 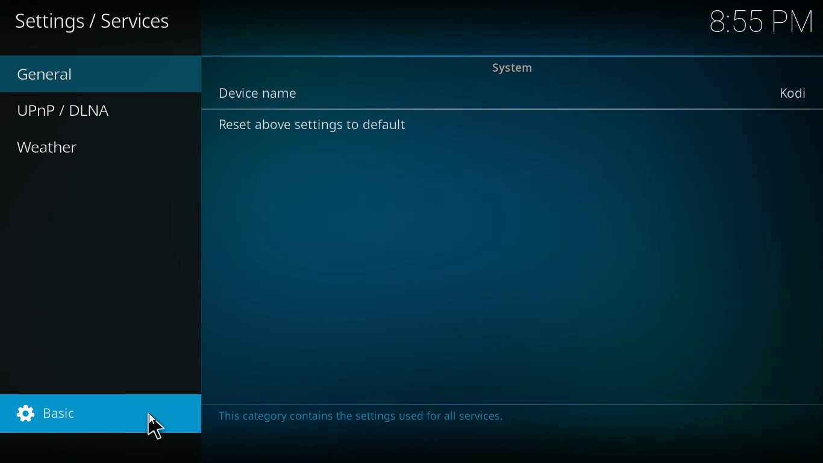 I want to click on Time - 8:55PM, so click(x=760, y=20).